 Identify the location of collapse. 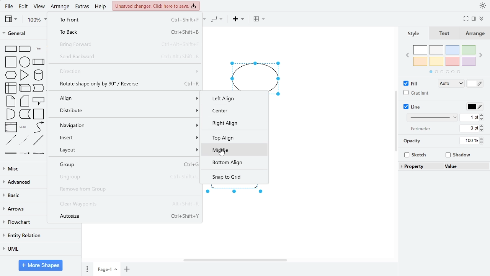
(482, 19).